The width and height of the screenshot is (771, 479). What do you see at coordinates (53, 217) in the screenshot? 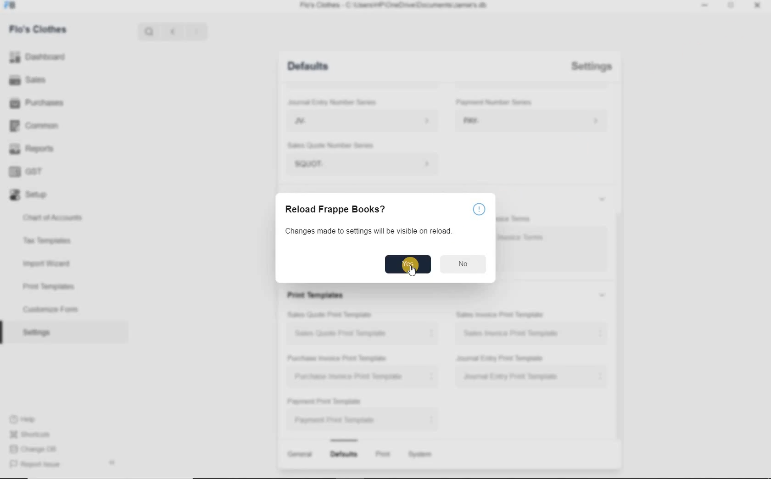
I see `Chart of Accounts` at bounding box center [53, 217].